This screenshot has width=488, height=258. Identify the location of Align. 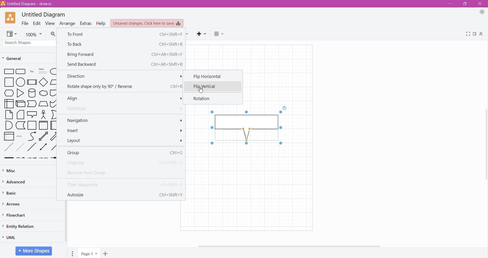
(75, 99).